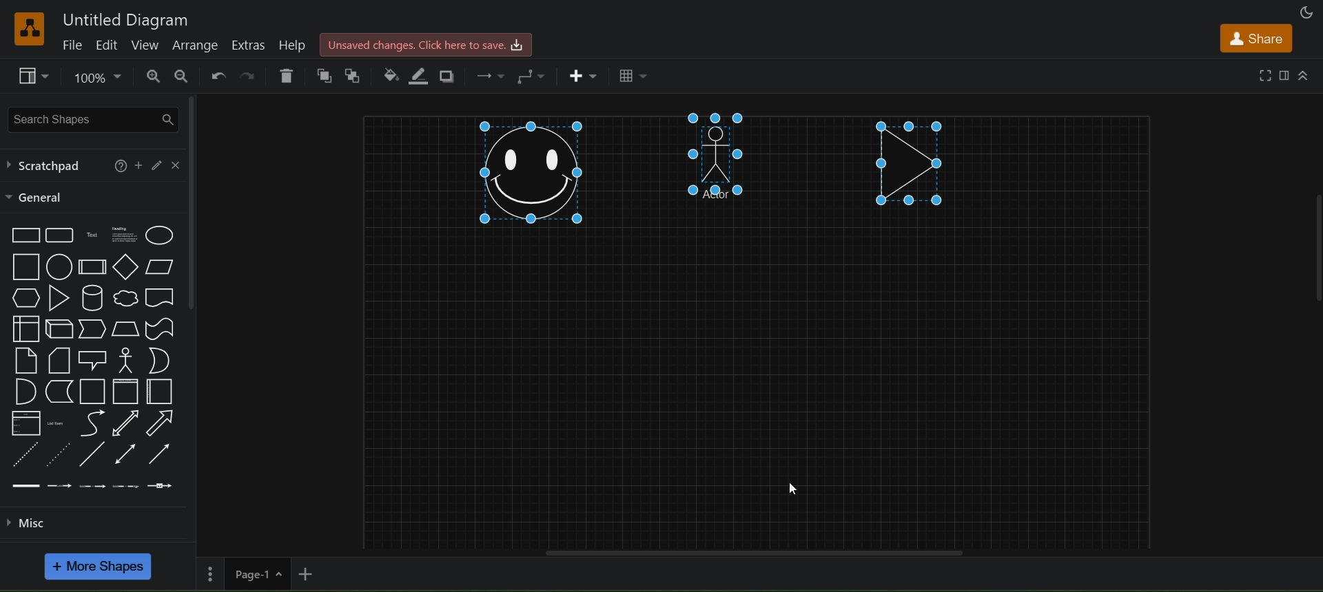  What do you see at coordinates (216, 74) in the screenshot?
I see `undo` at bounding box center [216, 74].